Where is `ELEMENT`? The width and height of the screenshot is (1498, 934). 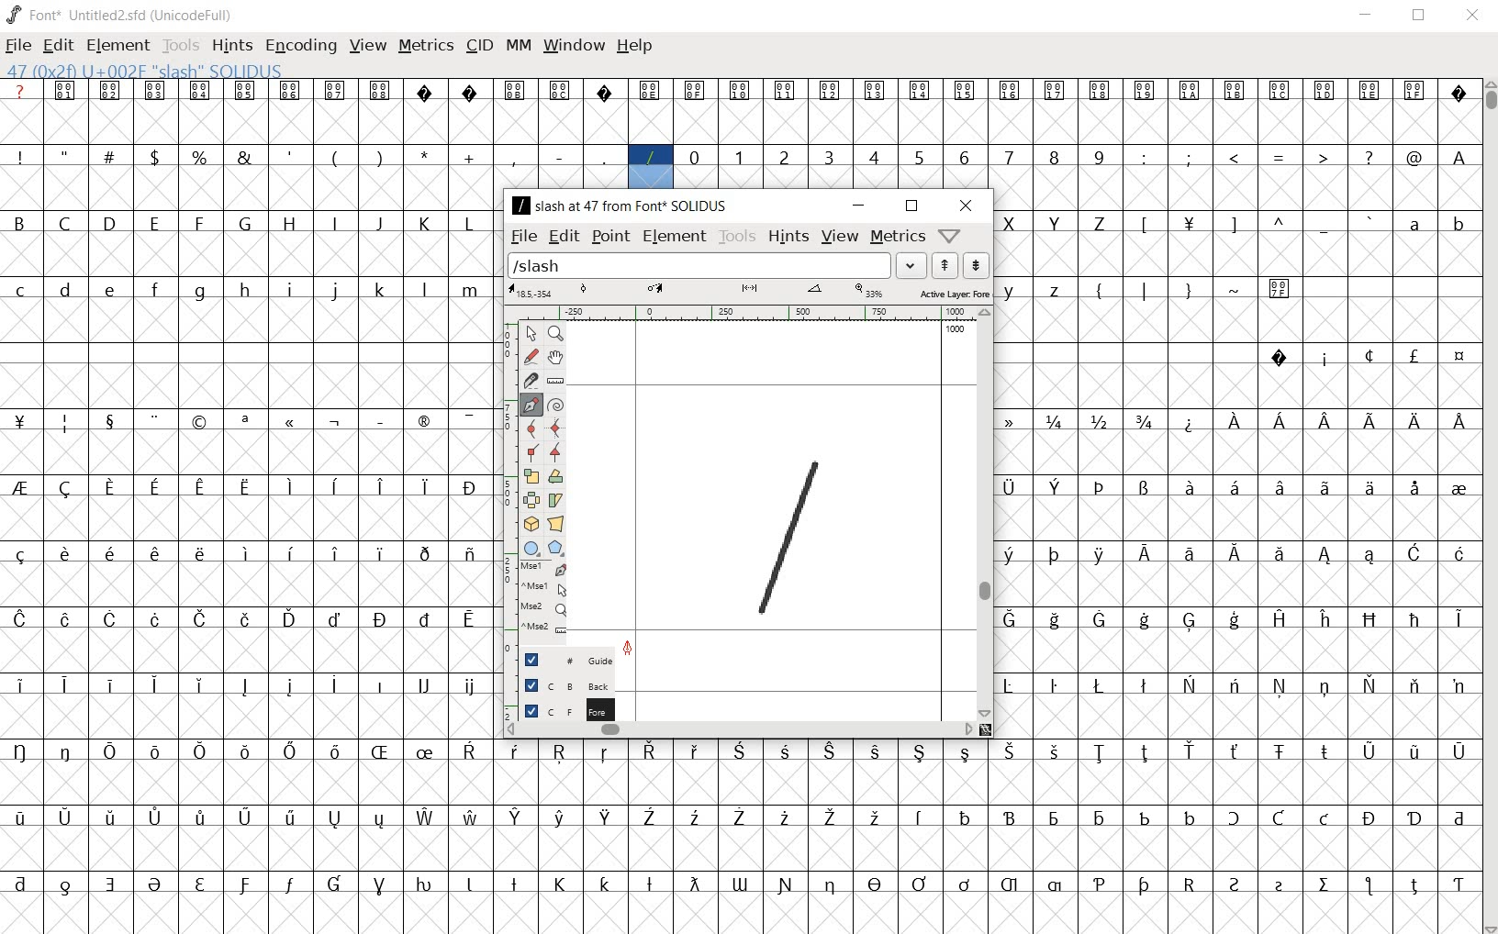
ELEMENT is located at coordinates (117, 46).